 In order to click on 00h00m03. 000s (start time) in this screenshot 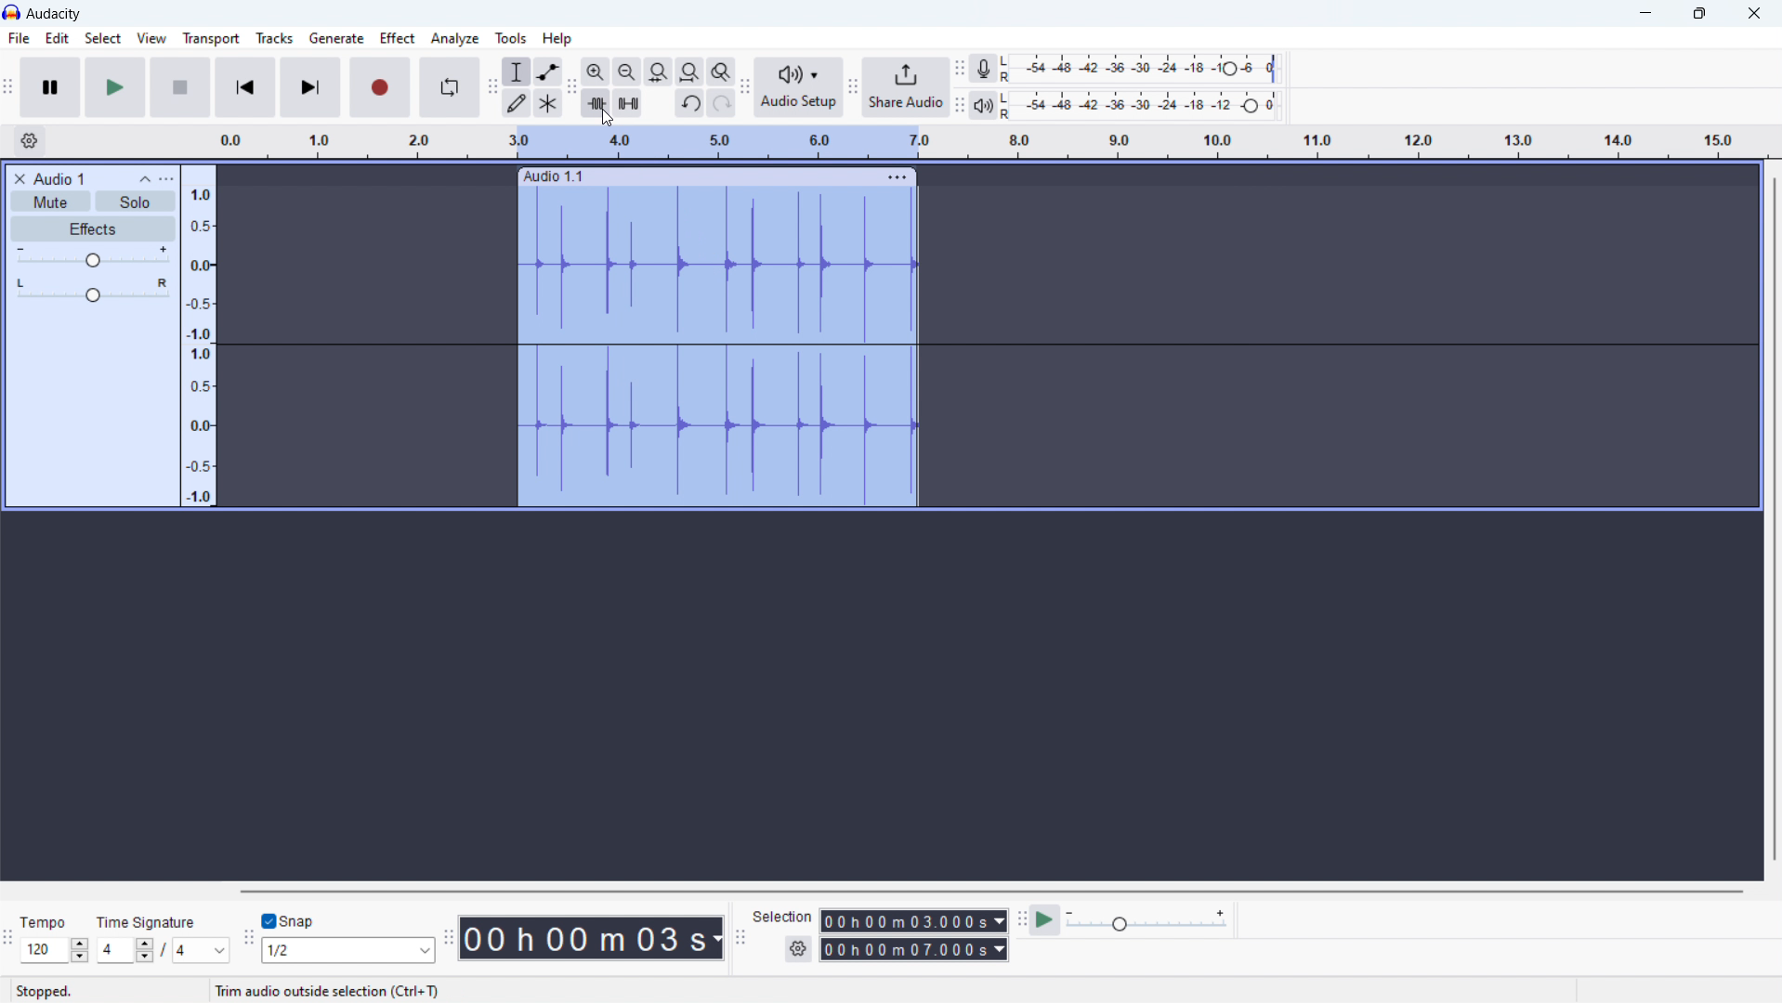, I will do `click(913, 914)`.